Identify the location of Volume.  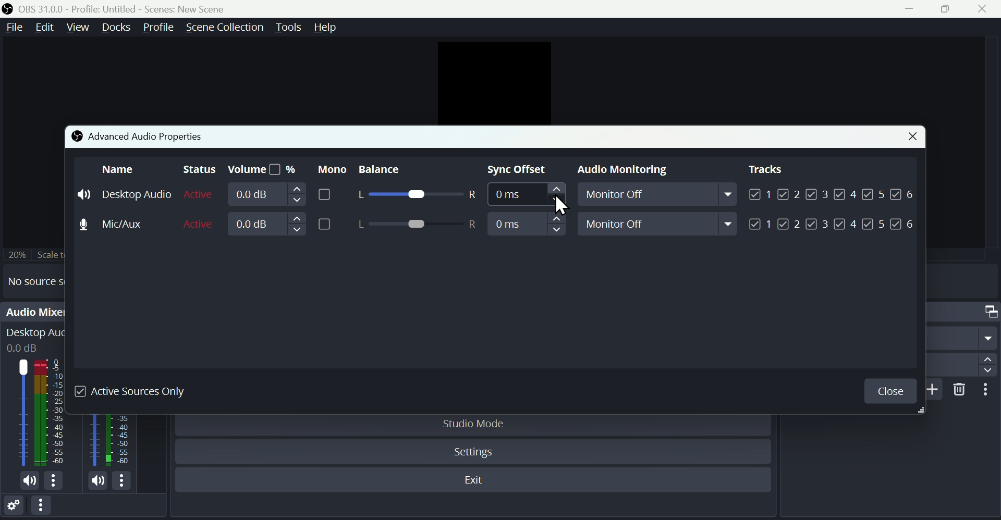
(281, 225).